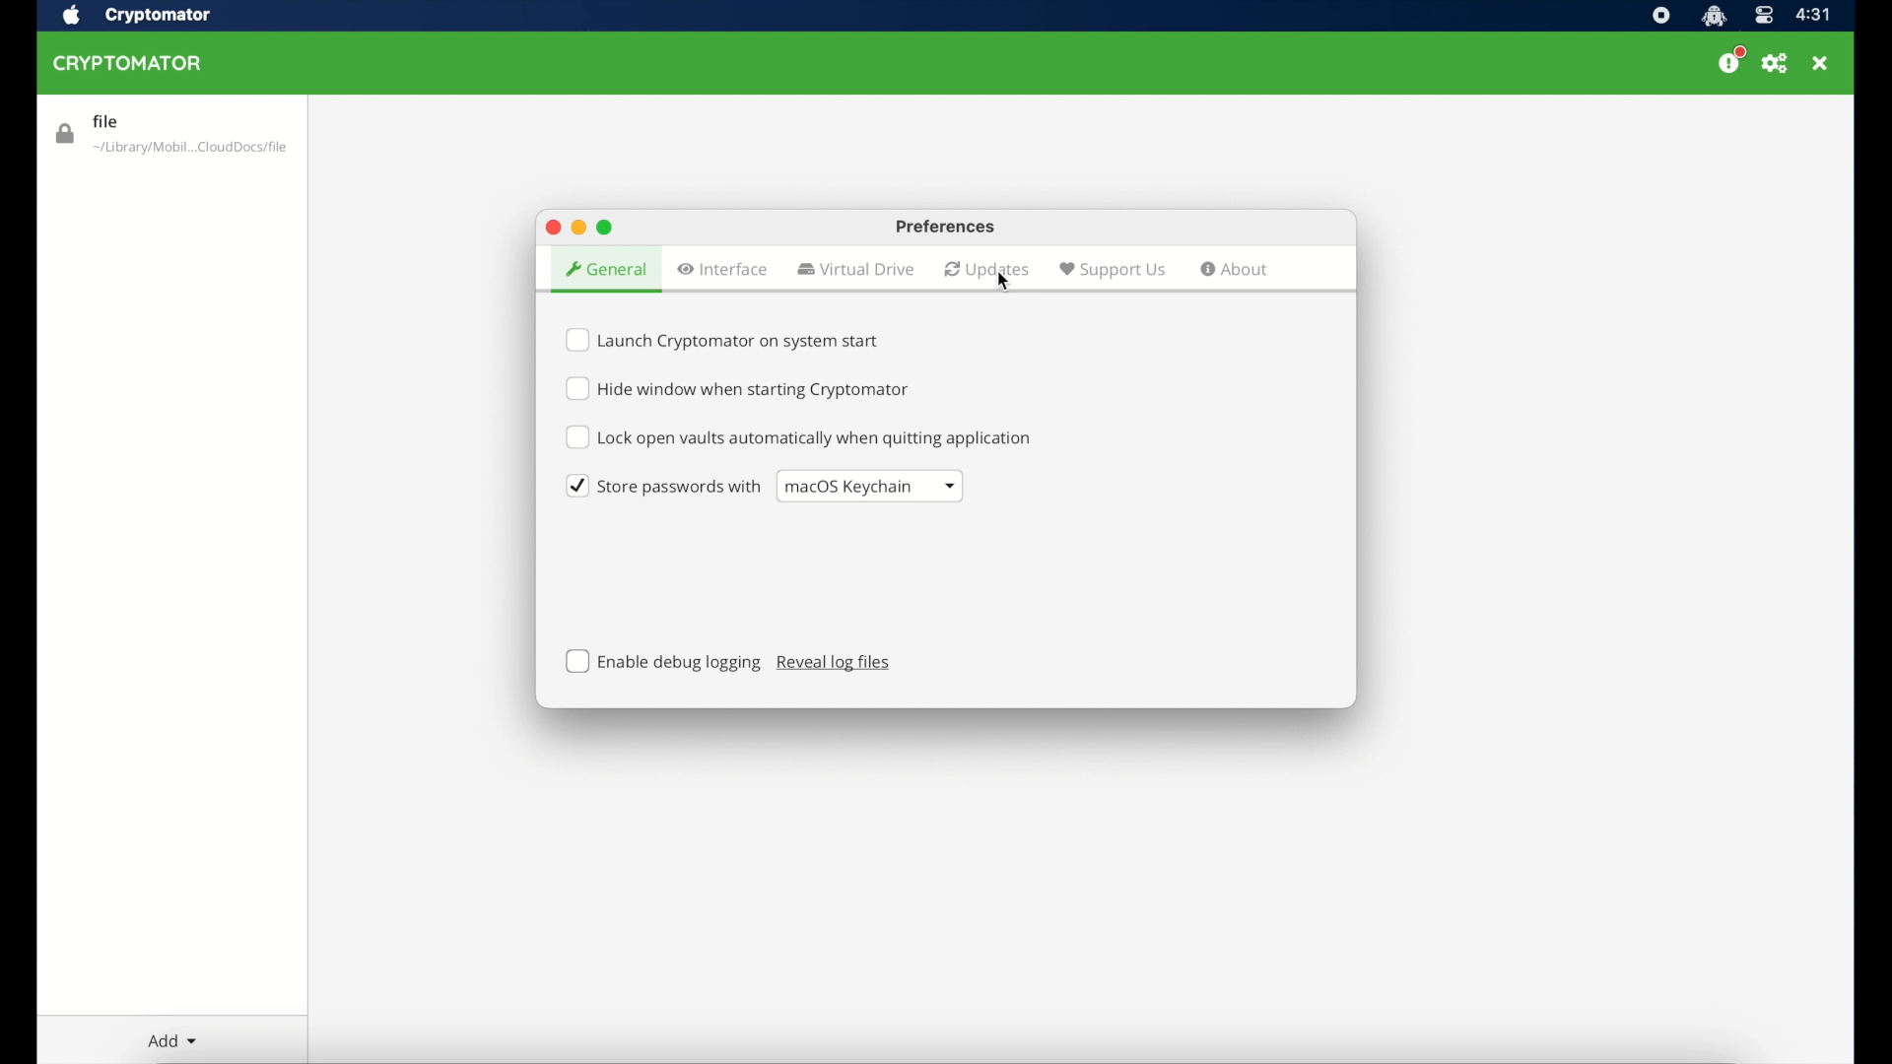 The height and width of the screenshot is (1064, 1892). Describe the element at coordinates (605, 226) in the screenshot. I see `maximize` at that location.